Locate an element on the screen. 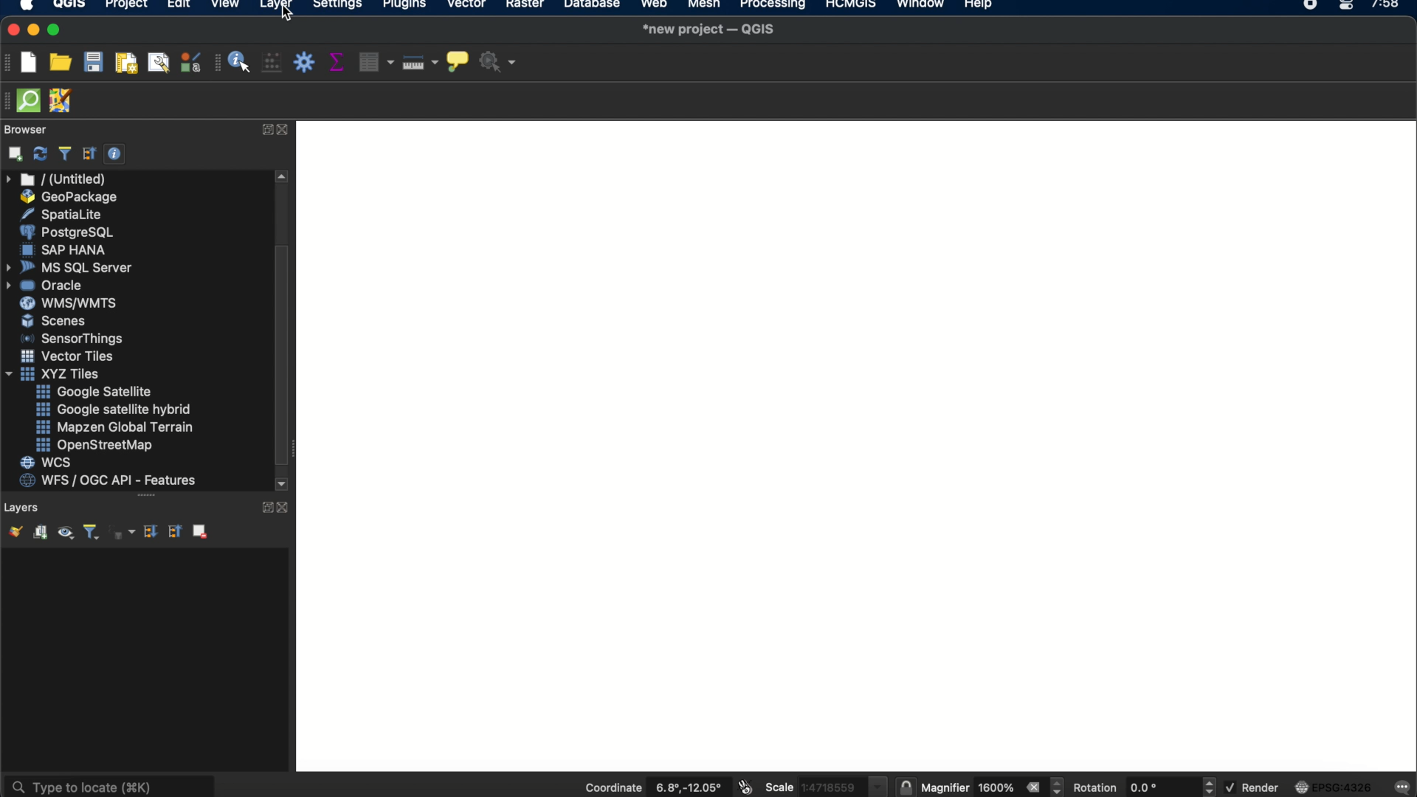 This screenshot has width=1417, height=797. new paint layout is located at coordinates (125, 64).